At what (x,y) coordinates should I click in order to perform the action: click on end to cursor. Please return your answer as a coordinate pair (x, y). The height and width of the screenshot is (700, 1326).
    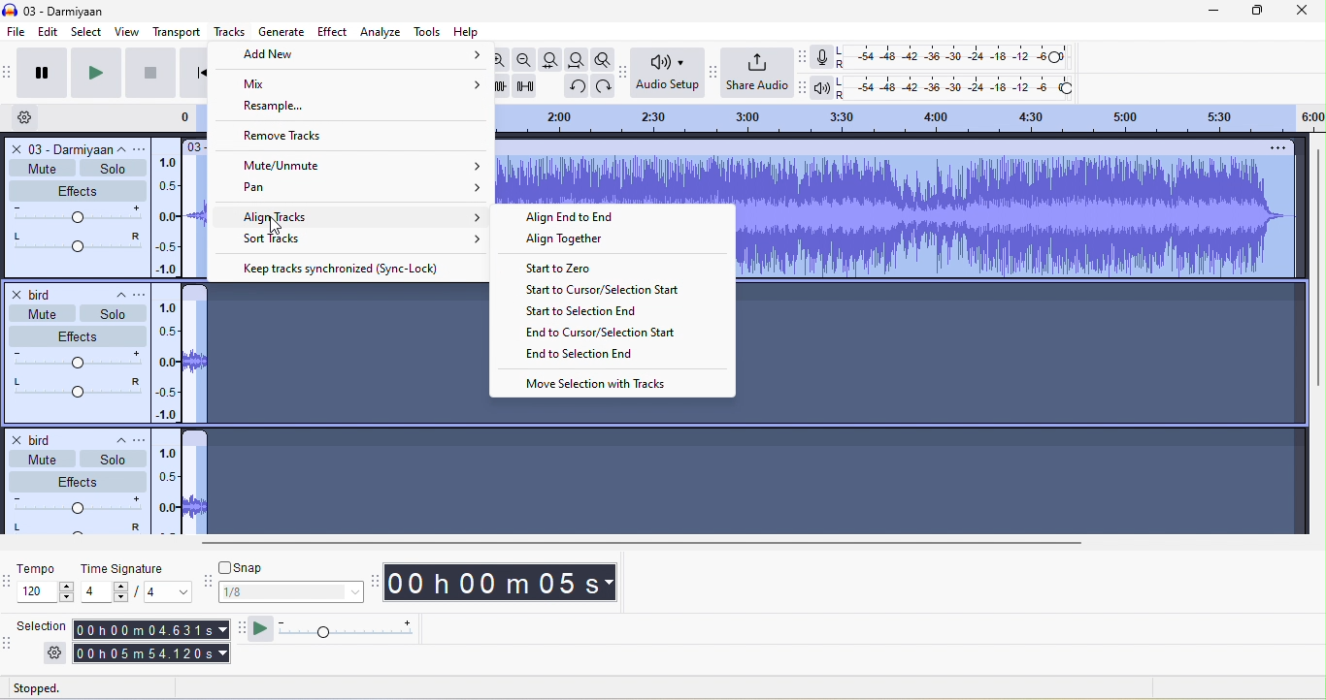
    Looking at the image, I should click on (600, 333).